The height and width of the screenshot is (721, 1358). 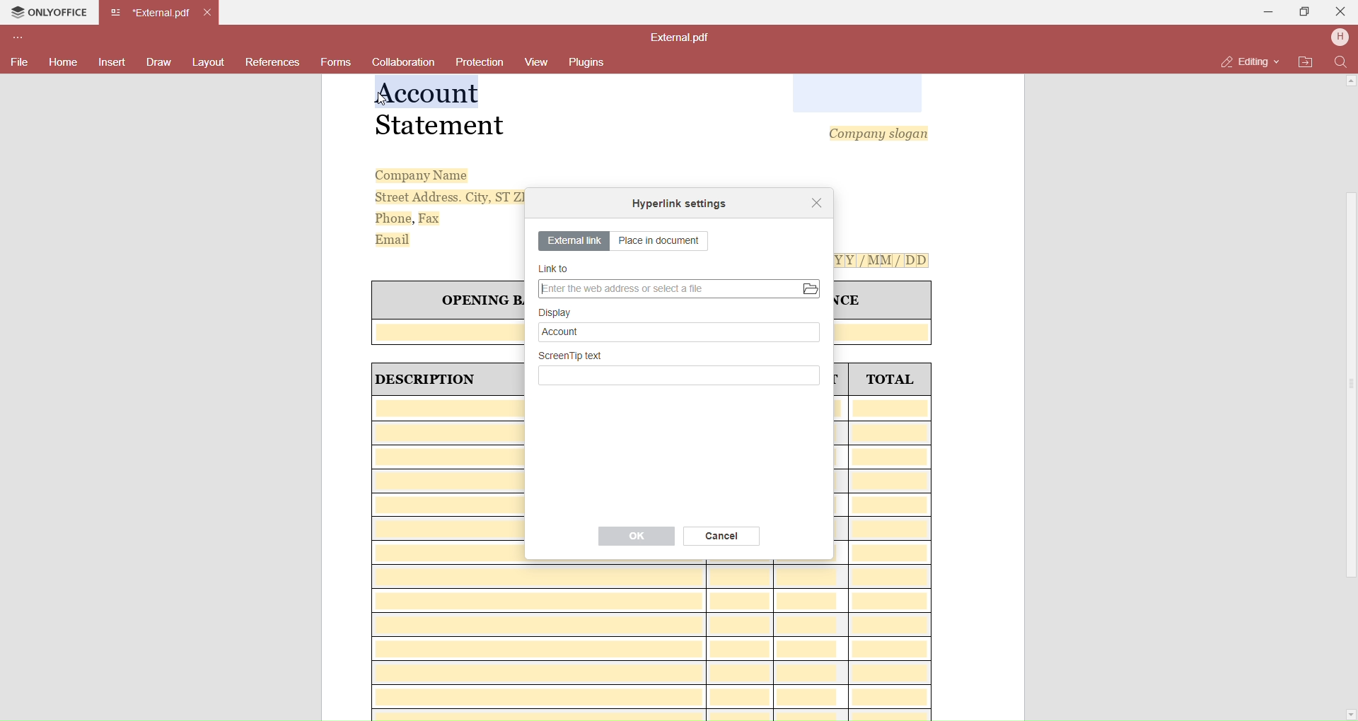 What do you see at coordinates (1264, 14) in the screenshot?
I see `Minimize` at bounding box center [1264, 14].